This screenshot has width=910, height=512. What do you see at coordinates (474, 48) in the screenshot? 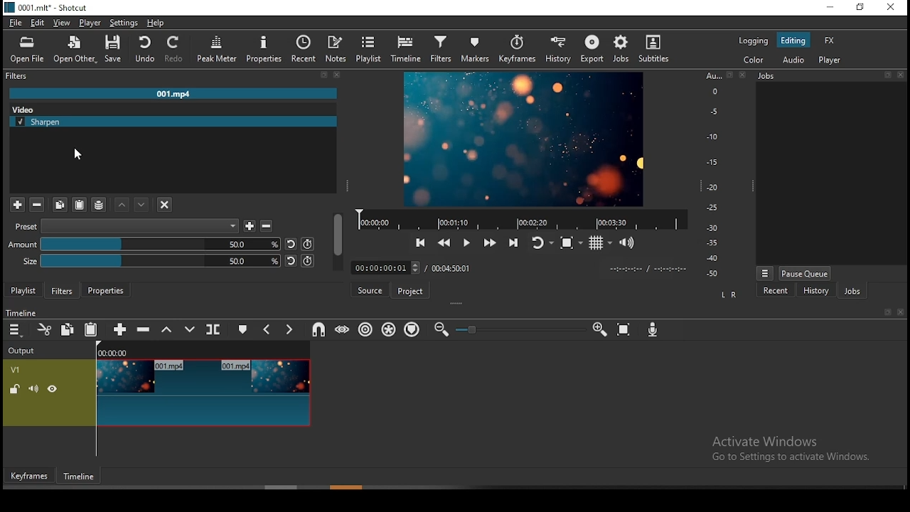
I see `markers` at bounding box center [474, 48].